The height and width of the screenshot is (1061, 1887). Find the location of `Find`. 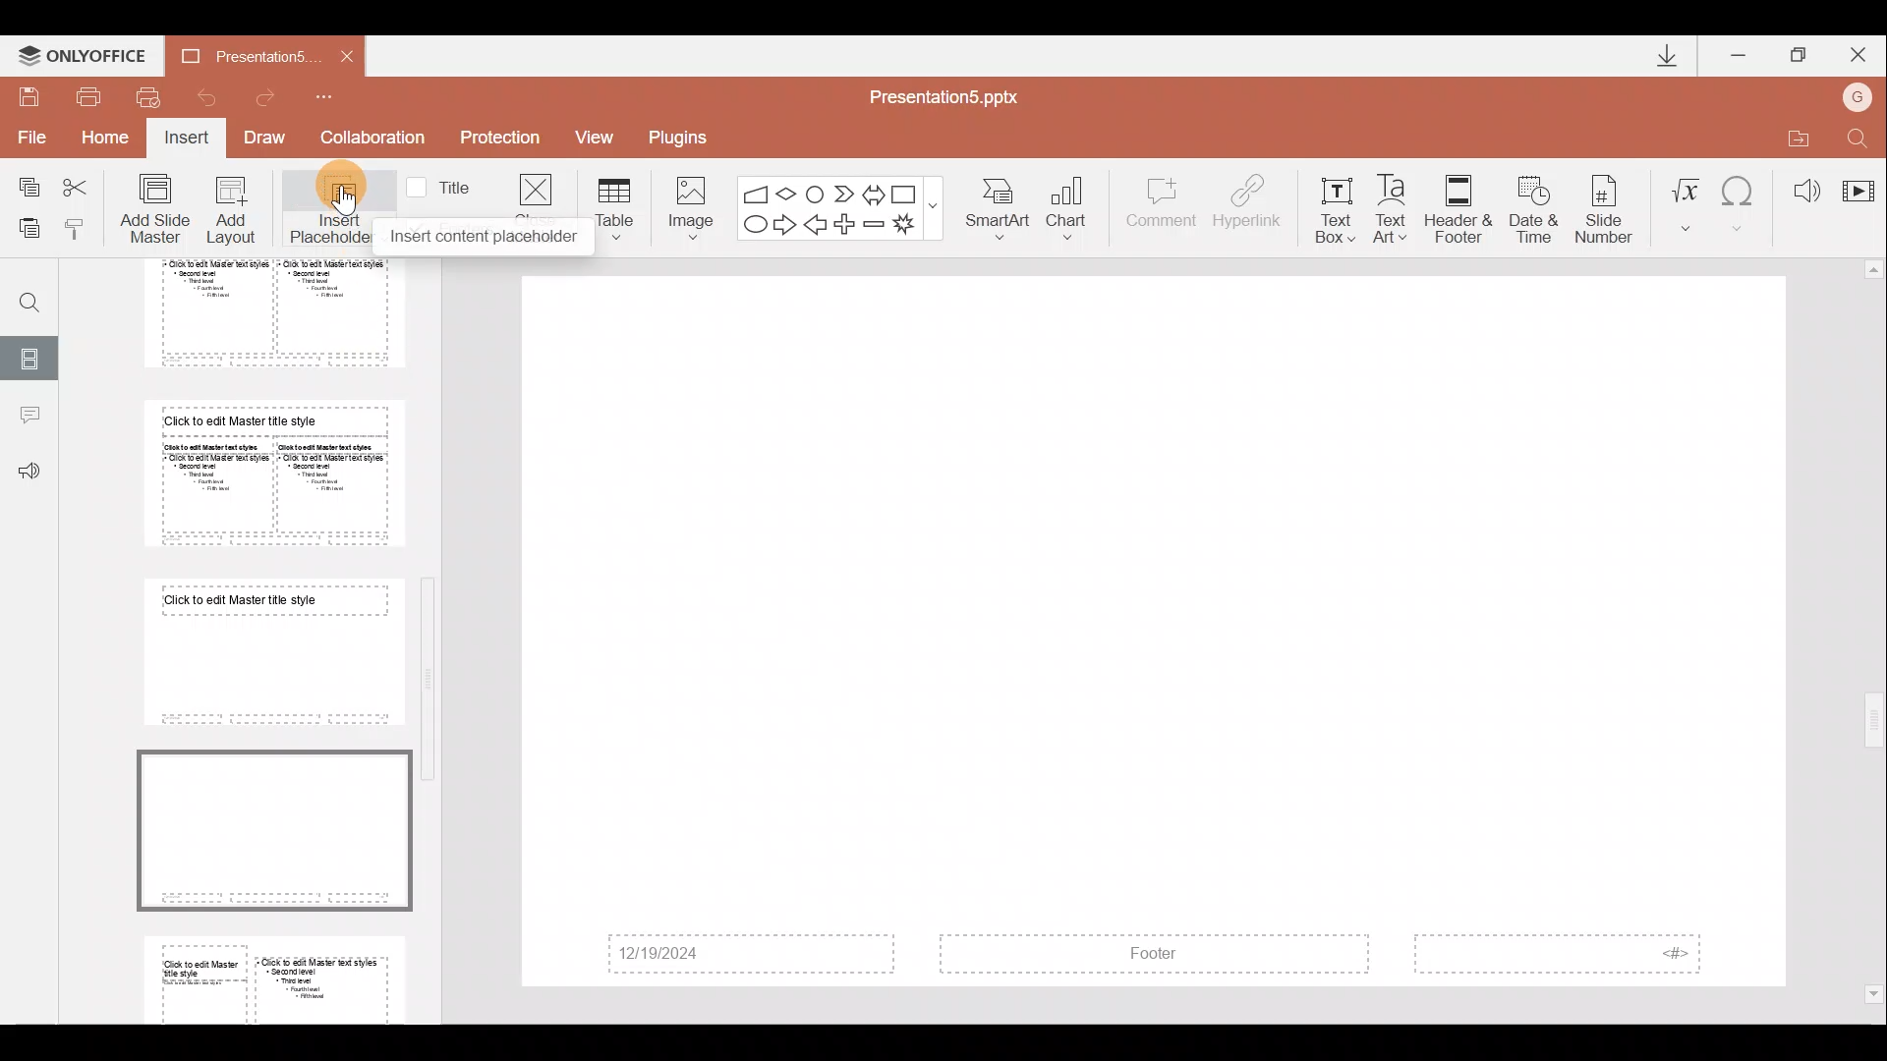

Find is located at coordinates (1859, 135).